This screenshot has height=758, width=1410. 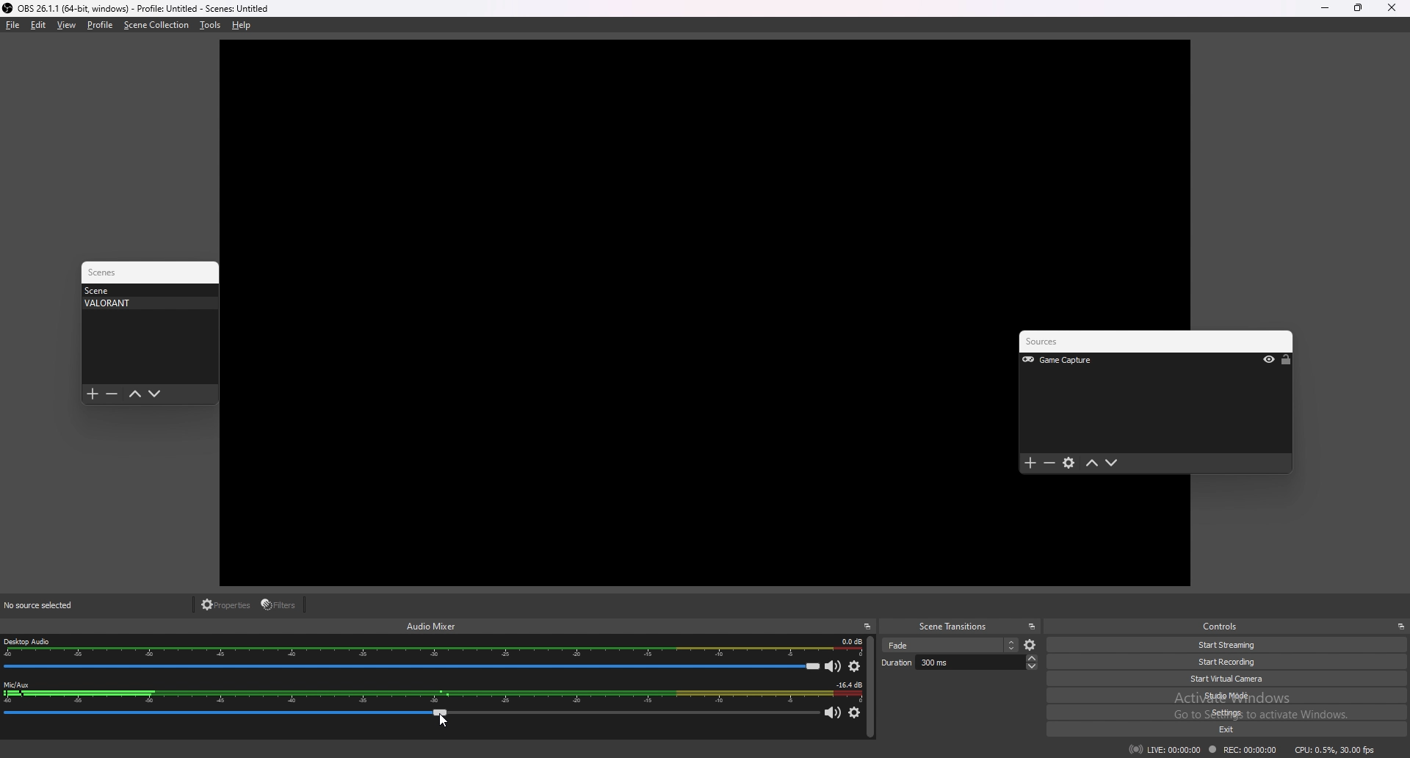 What do you see at coordinates (432, 693) in the screenshot?
I see `mic/aux` at bounding box center [432, 693].